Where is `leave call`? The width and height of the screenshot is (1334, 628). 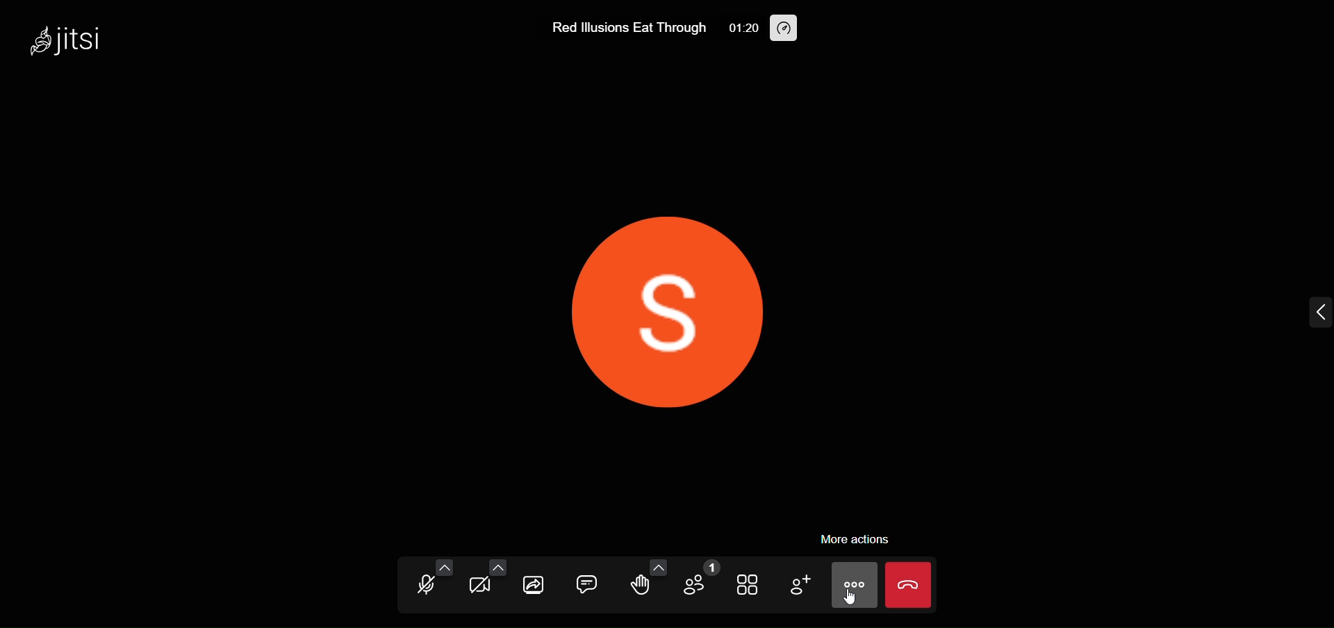
leave call is located at coordinates (913, 587).